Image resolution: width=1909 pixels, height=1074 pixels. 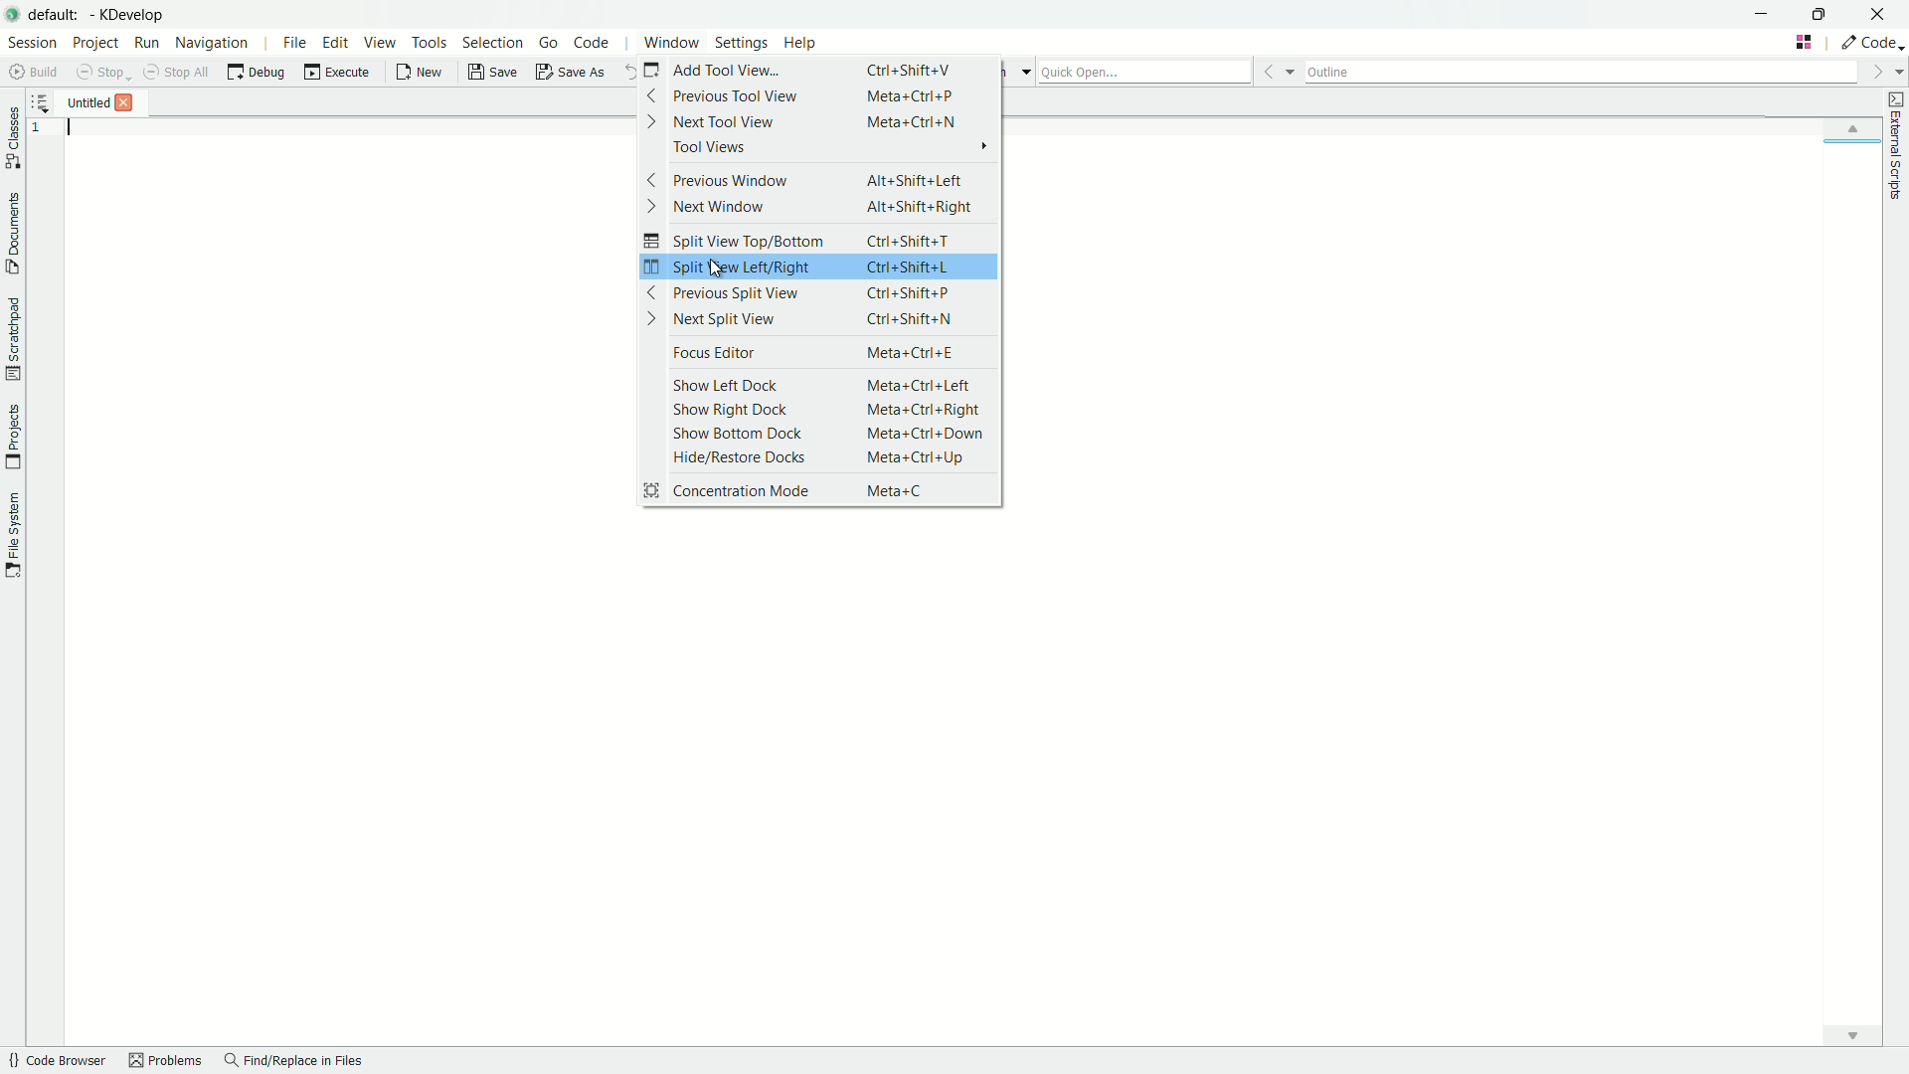 What do you see at coordinates (909, 292) in the screenshot?
I see `ctrl+Shift+P` at bounding box center [909, 292].